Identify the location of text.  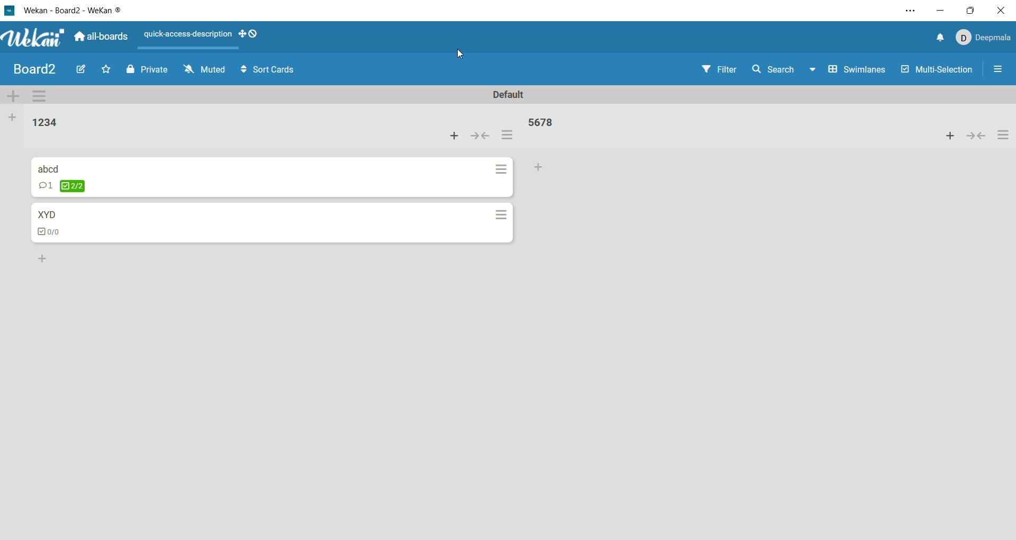
(189, 35).